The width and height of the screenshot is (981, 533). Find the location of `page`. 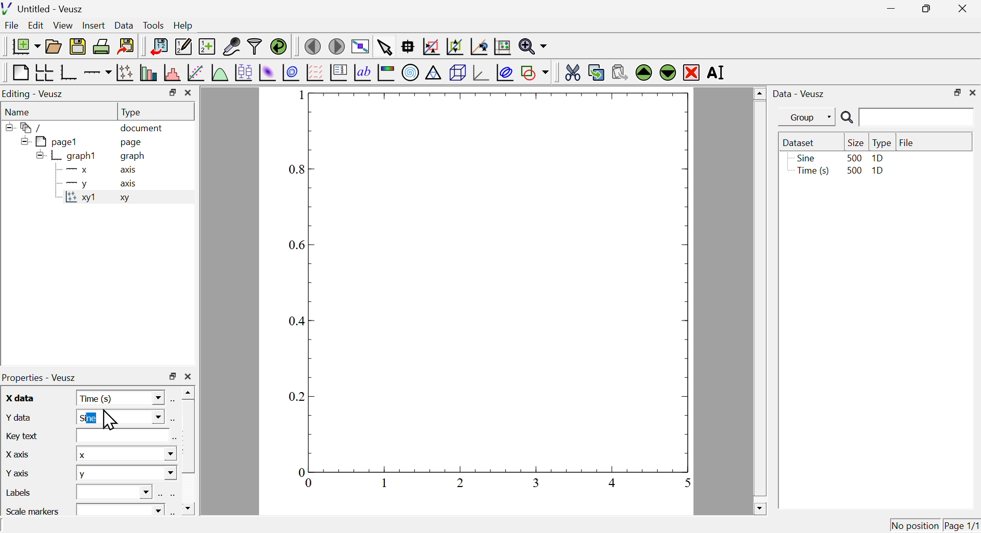

page is located at coordinates (133, 144).